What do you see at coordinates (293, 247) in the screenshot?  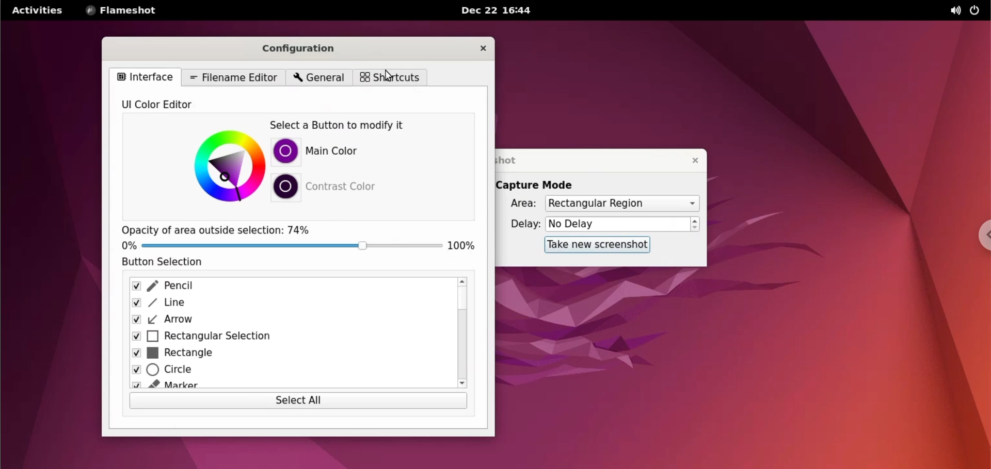 I see `opacity slider` at bounding box center [293, 247].